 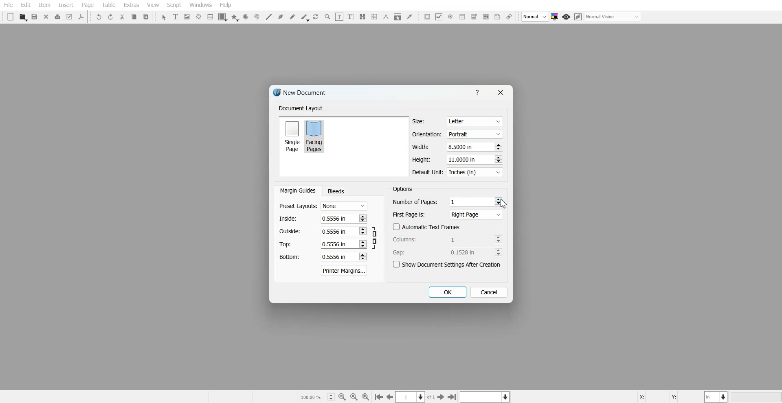 I want to click on Bleeds, so click(x=336, y=191).